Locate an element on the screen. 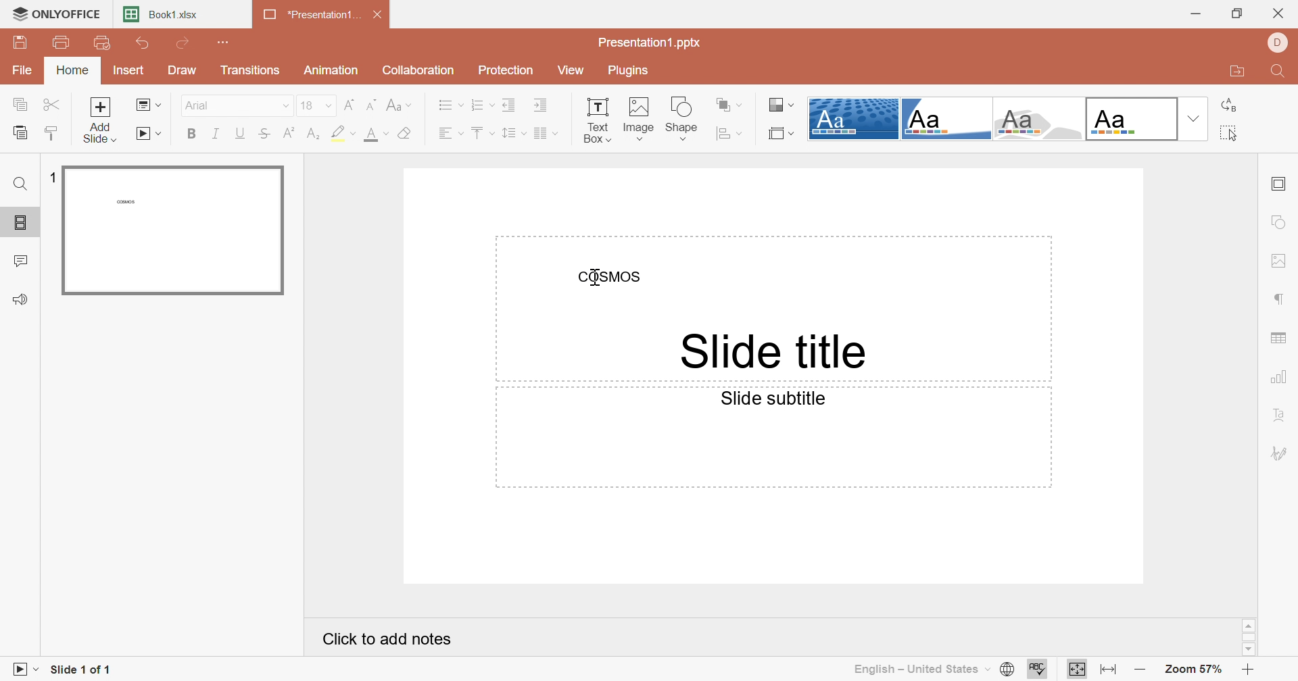 This screenshot has height=681, width=1298. Numbering is located at coordinates (481, 105).